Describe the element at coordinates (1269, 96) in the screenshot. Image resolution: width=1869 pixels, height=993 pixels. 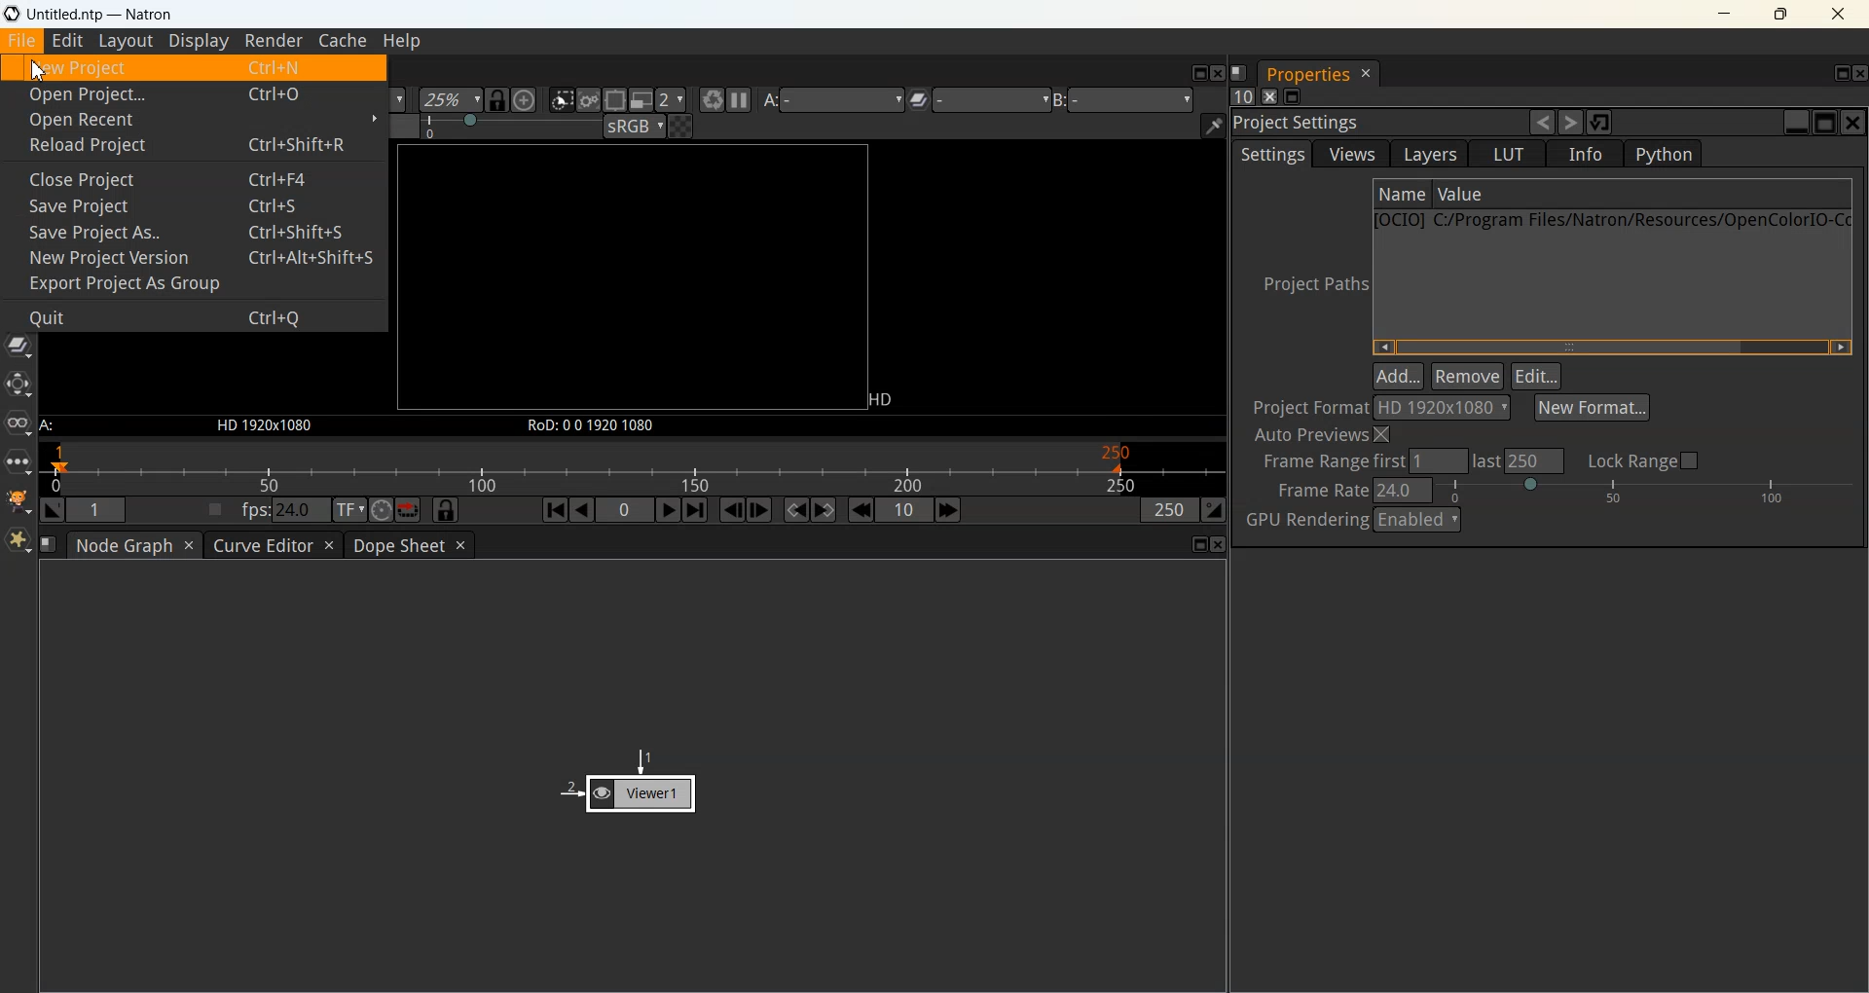
I see `Close panel` at that location.